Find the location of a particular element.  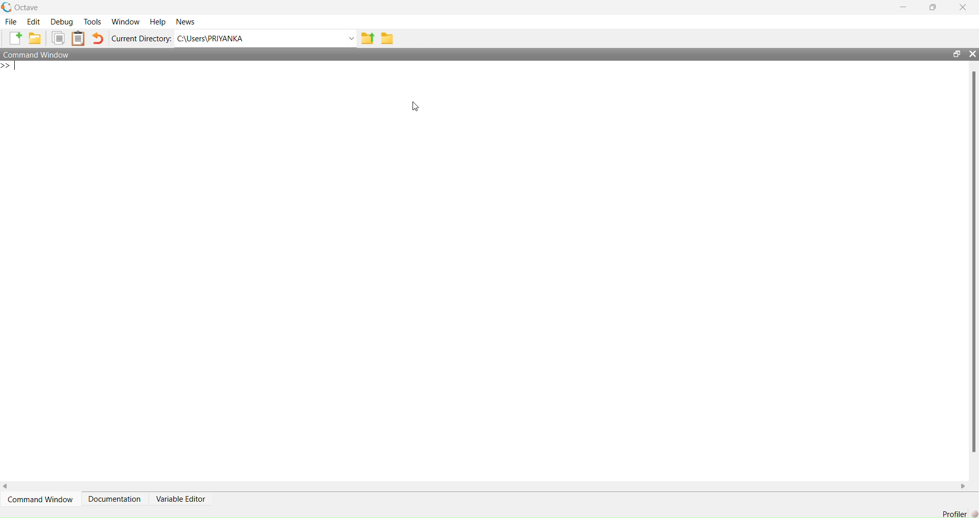

close is located at coordinates (964, 7).